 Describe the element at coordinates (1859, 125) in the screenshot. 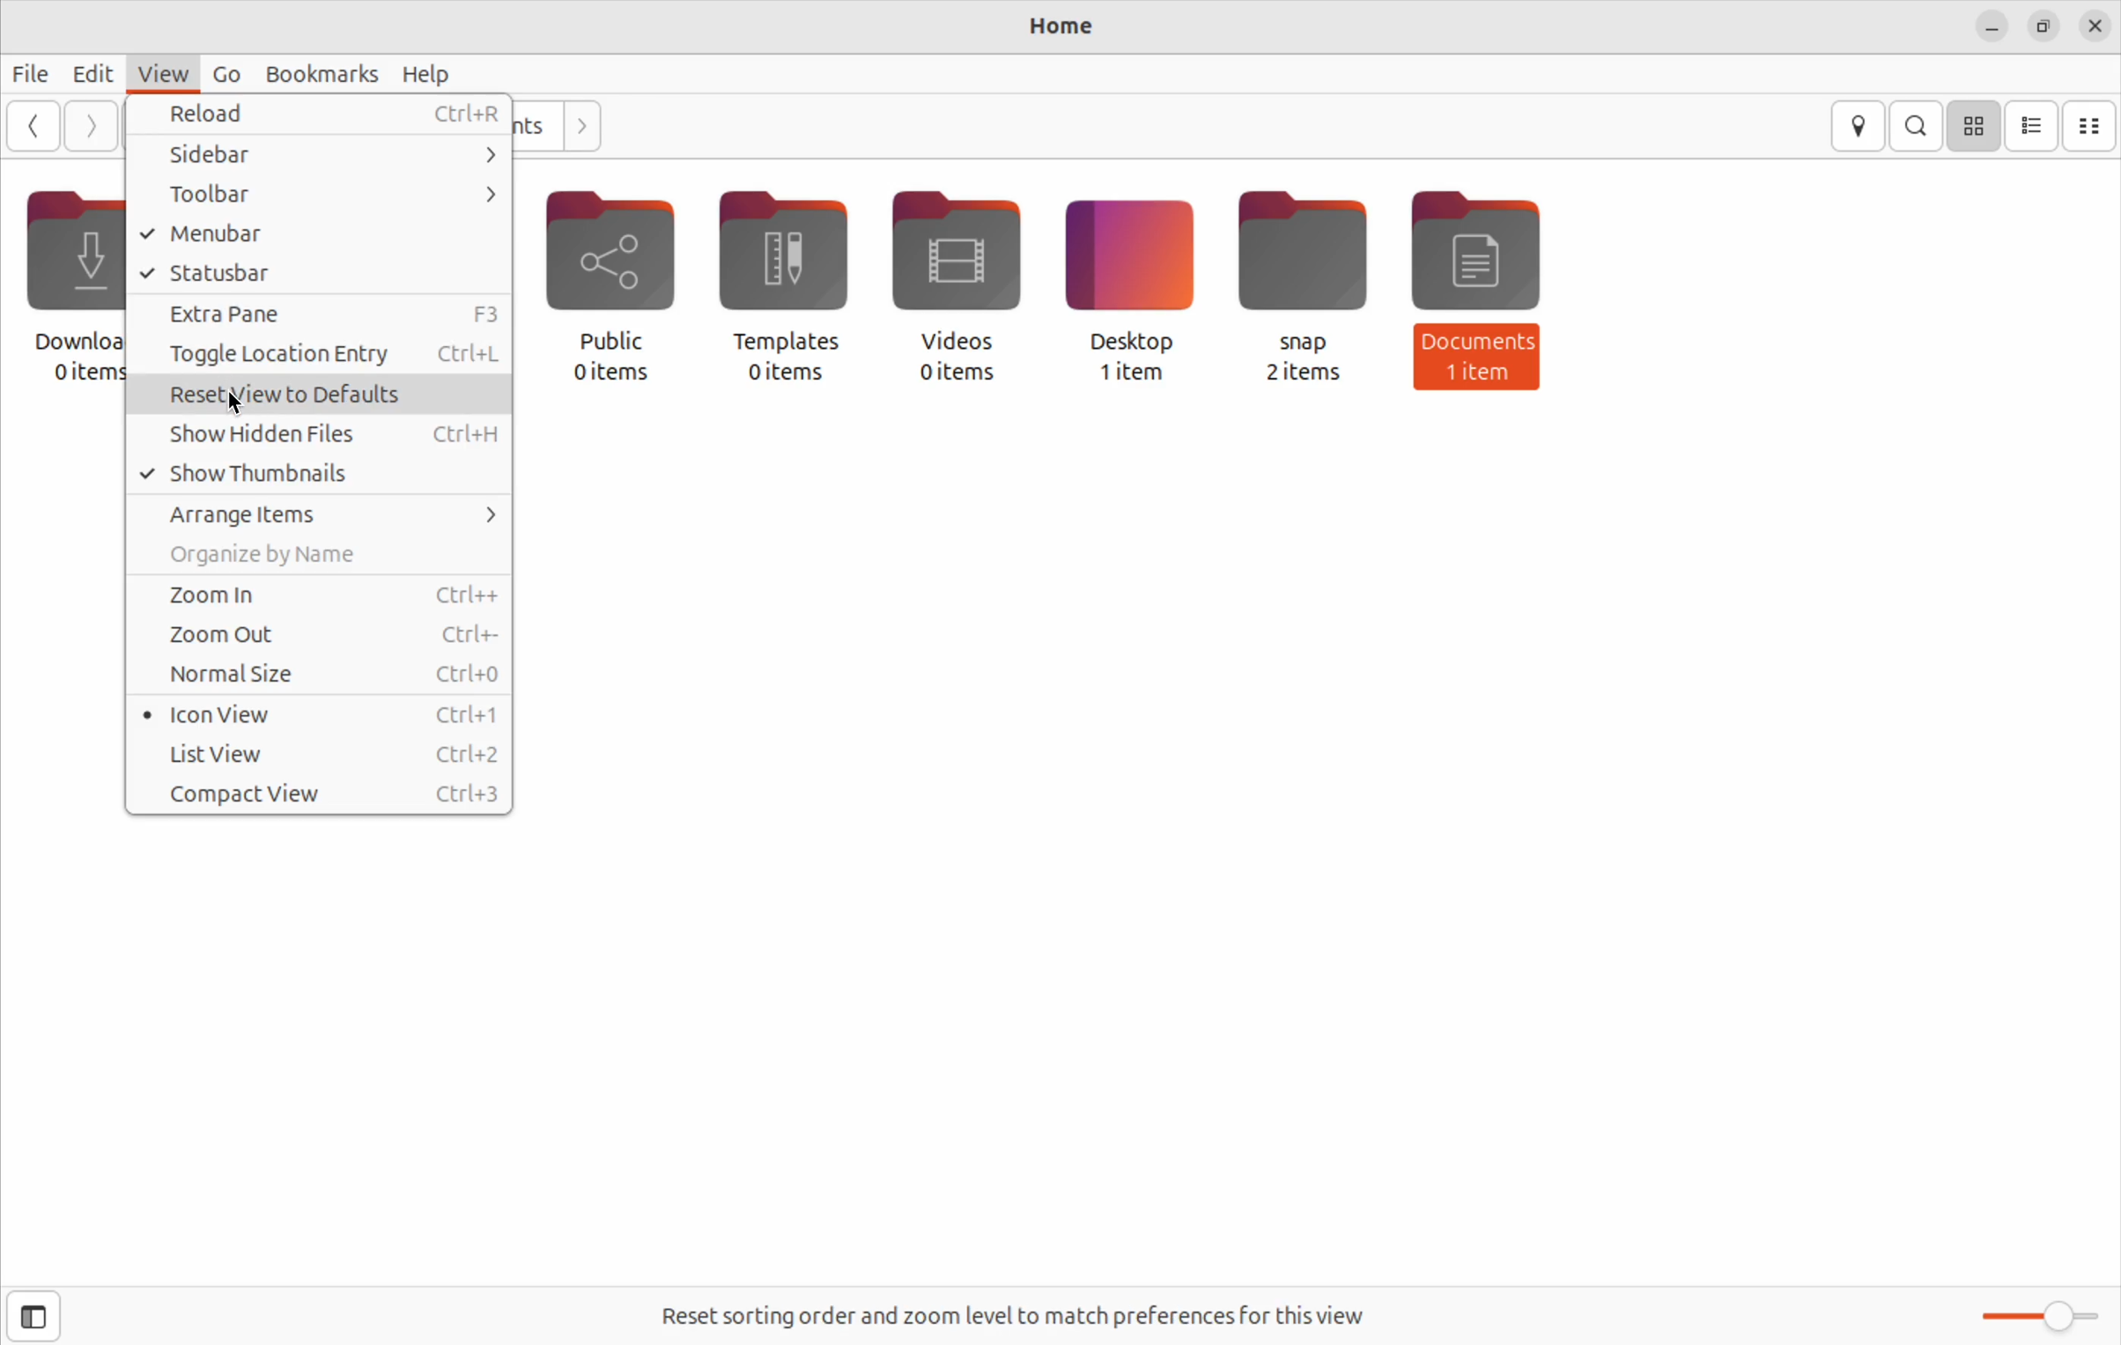

I see `location` at that location.